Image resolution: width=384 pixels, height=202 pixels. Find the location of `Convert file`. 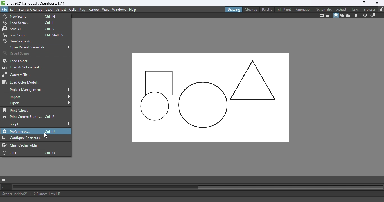

Convert file is located at coordinates (19, 75).